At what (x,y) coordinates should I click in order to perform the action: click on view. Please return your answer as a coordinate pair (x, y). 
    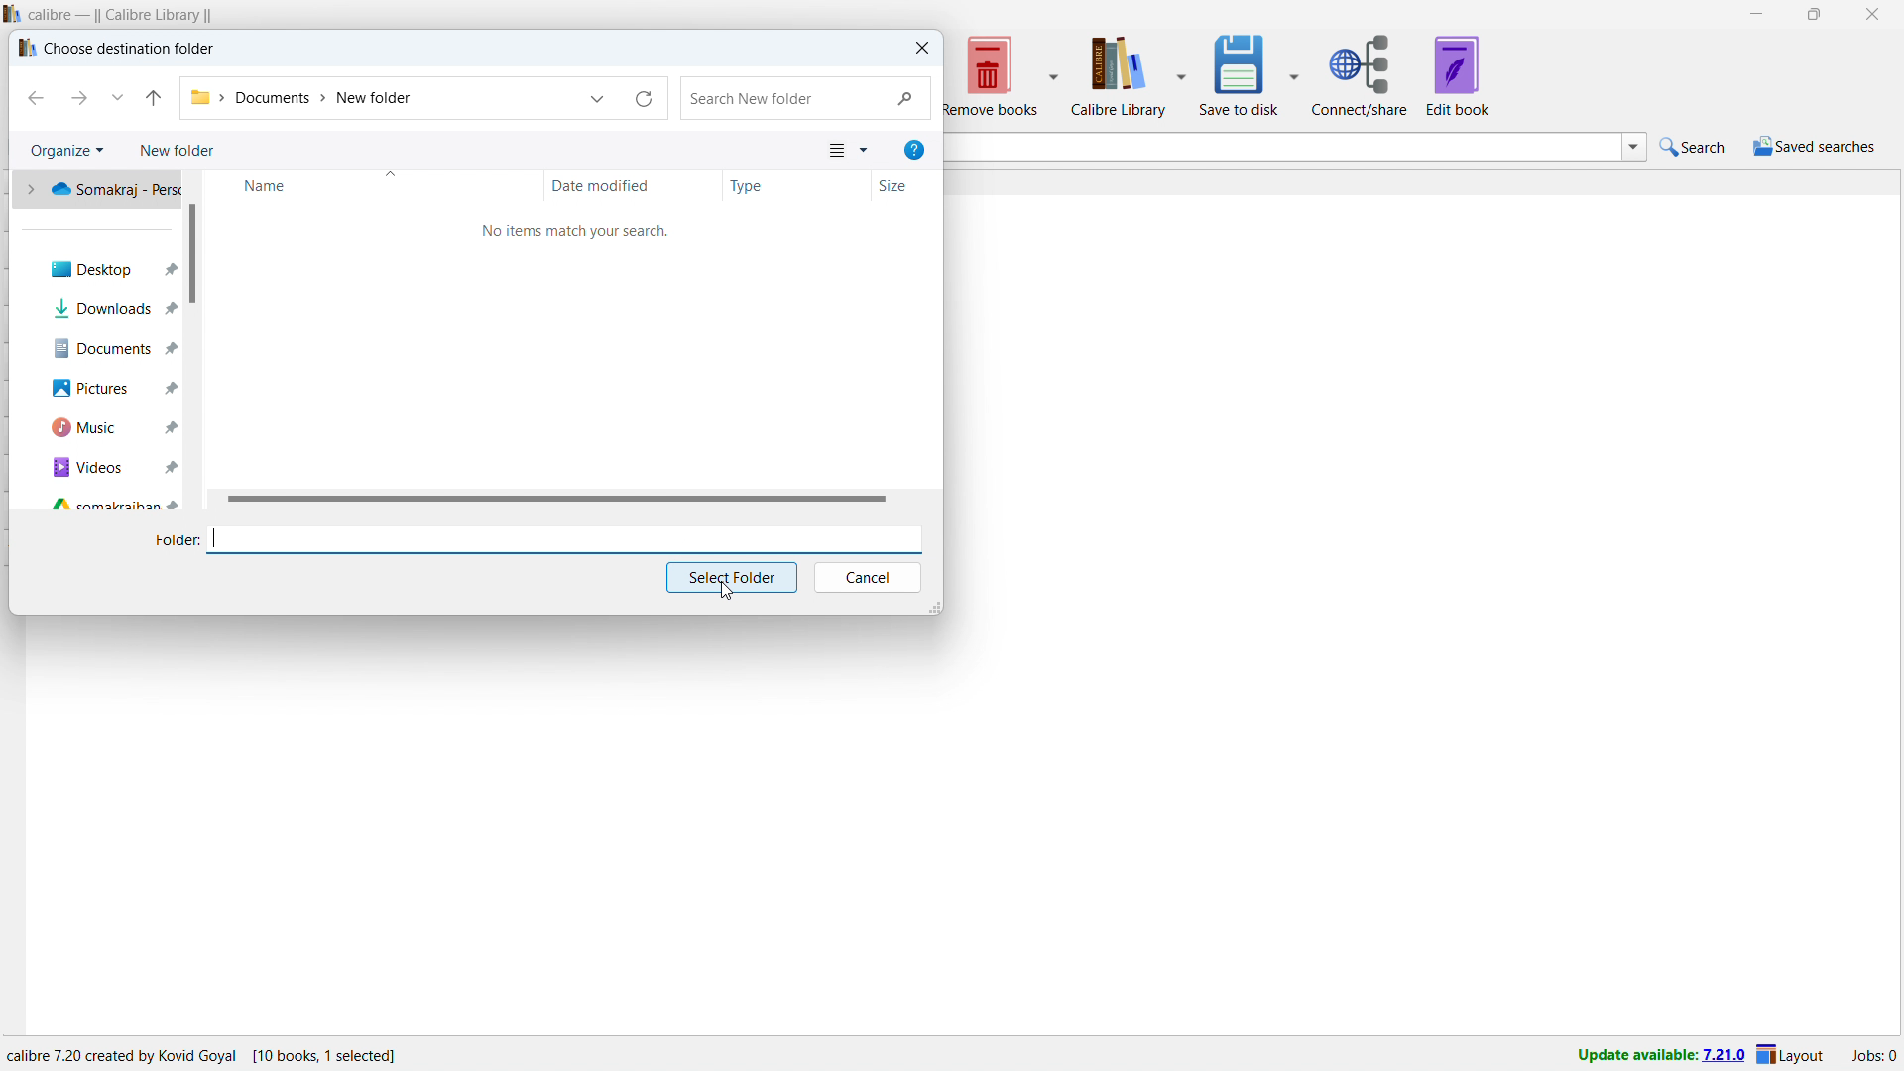
    Looking at the image, I should click on (848, 151).